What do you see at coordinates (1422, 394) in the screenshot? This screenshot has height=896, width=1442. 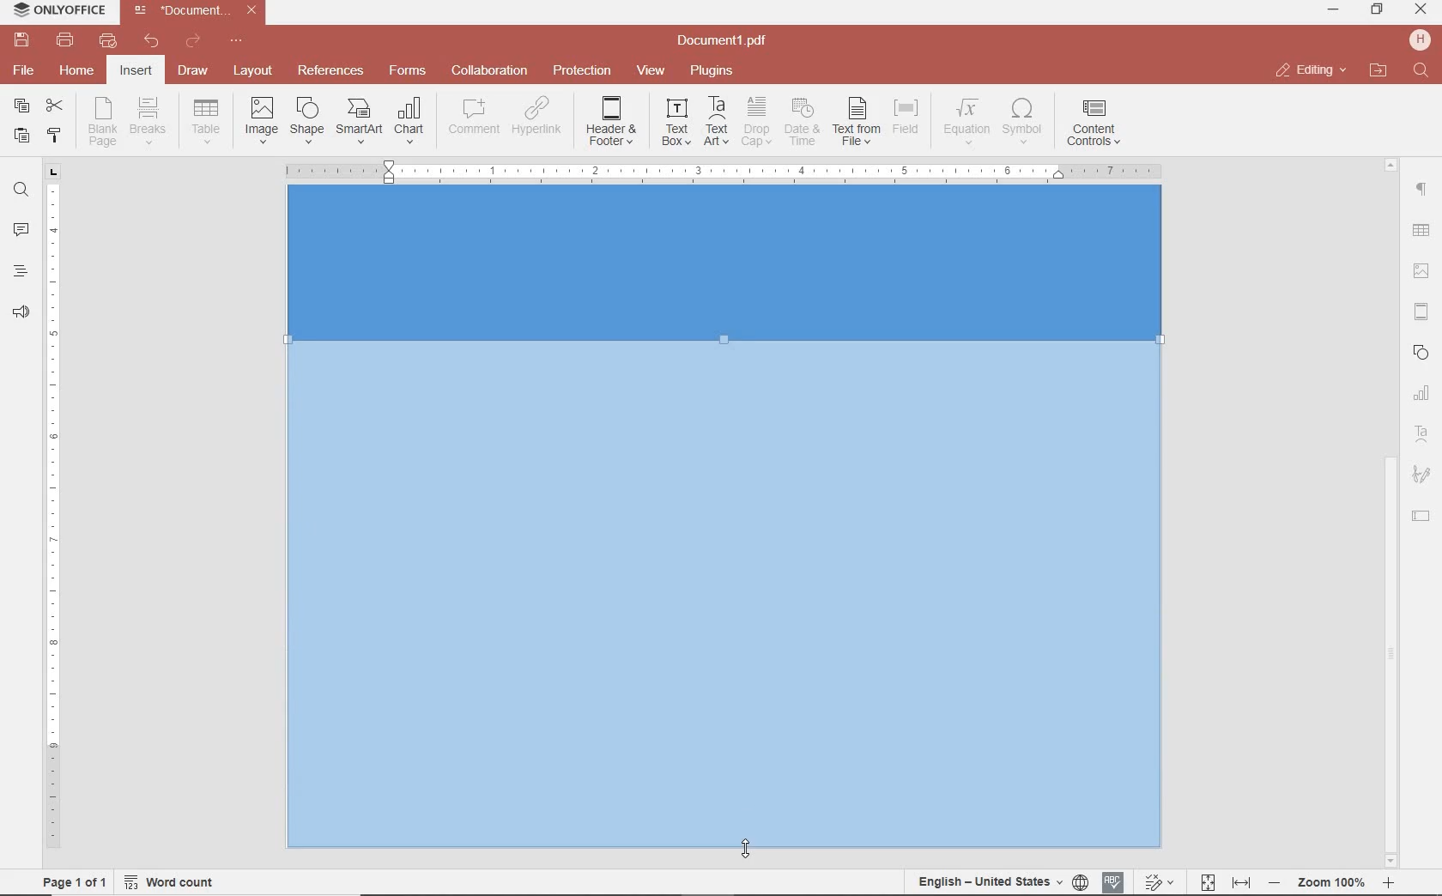 I see `CHART` at bounding box center [1422, 394].